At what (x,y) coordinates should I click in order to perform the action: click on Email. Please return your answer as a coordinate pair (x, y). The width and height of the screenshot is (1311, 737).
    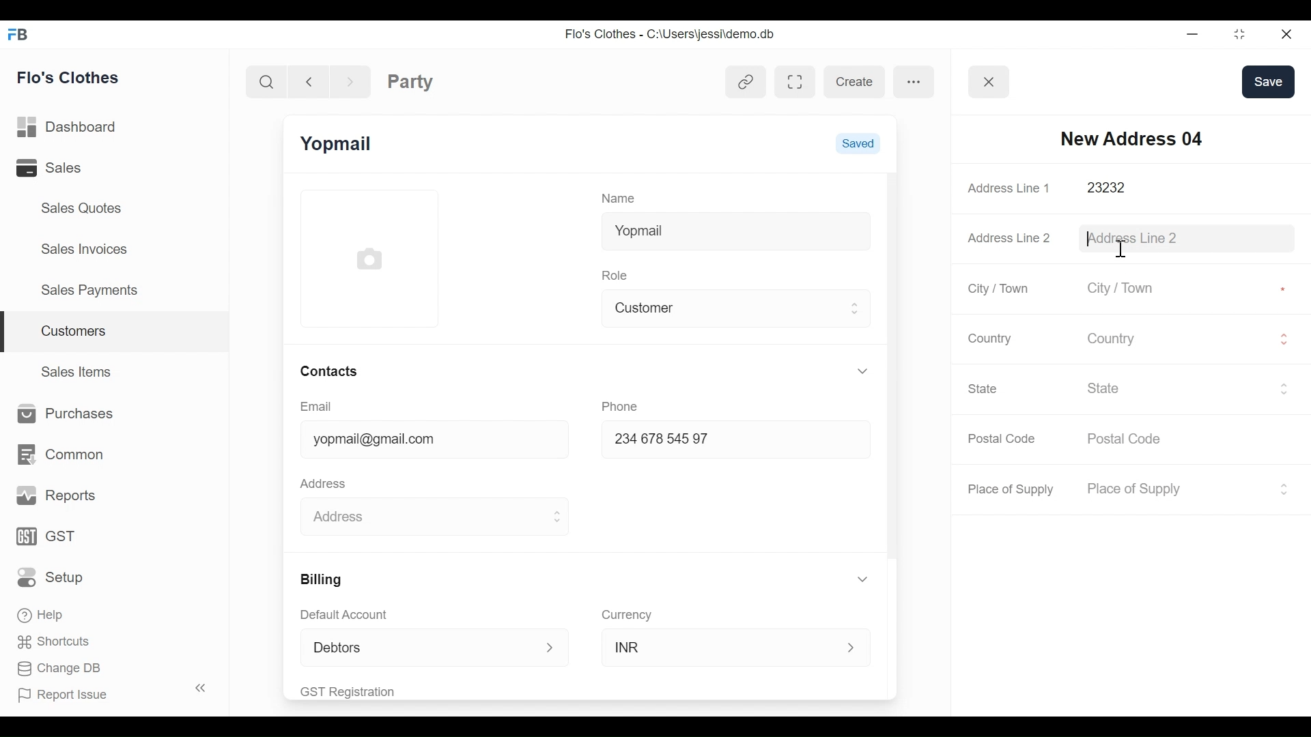
    Looking at the image, I should click on (317, 407).